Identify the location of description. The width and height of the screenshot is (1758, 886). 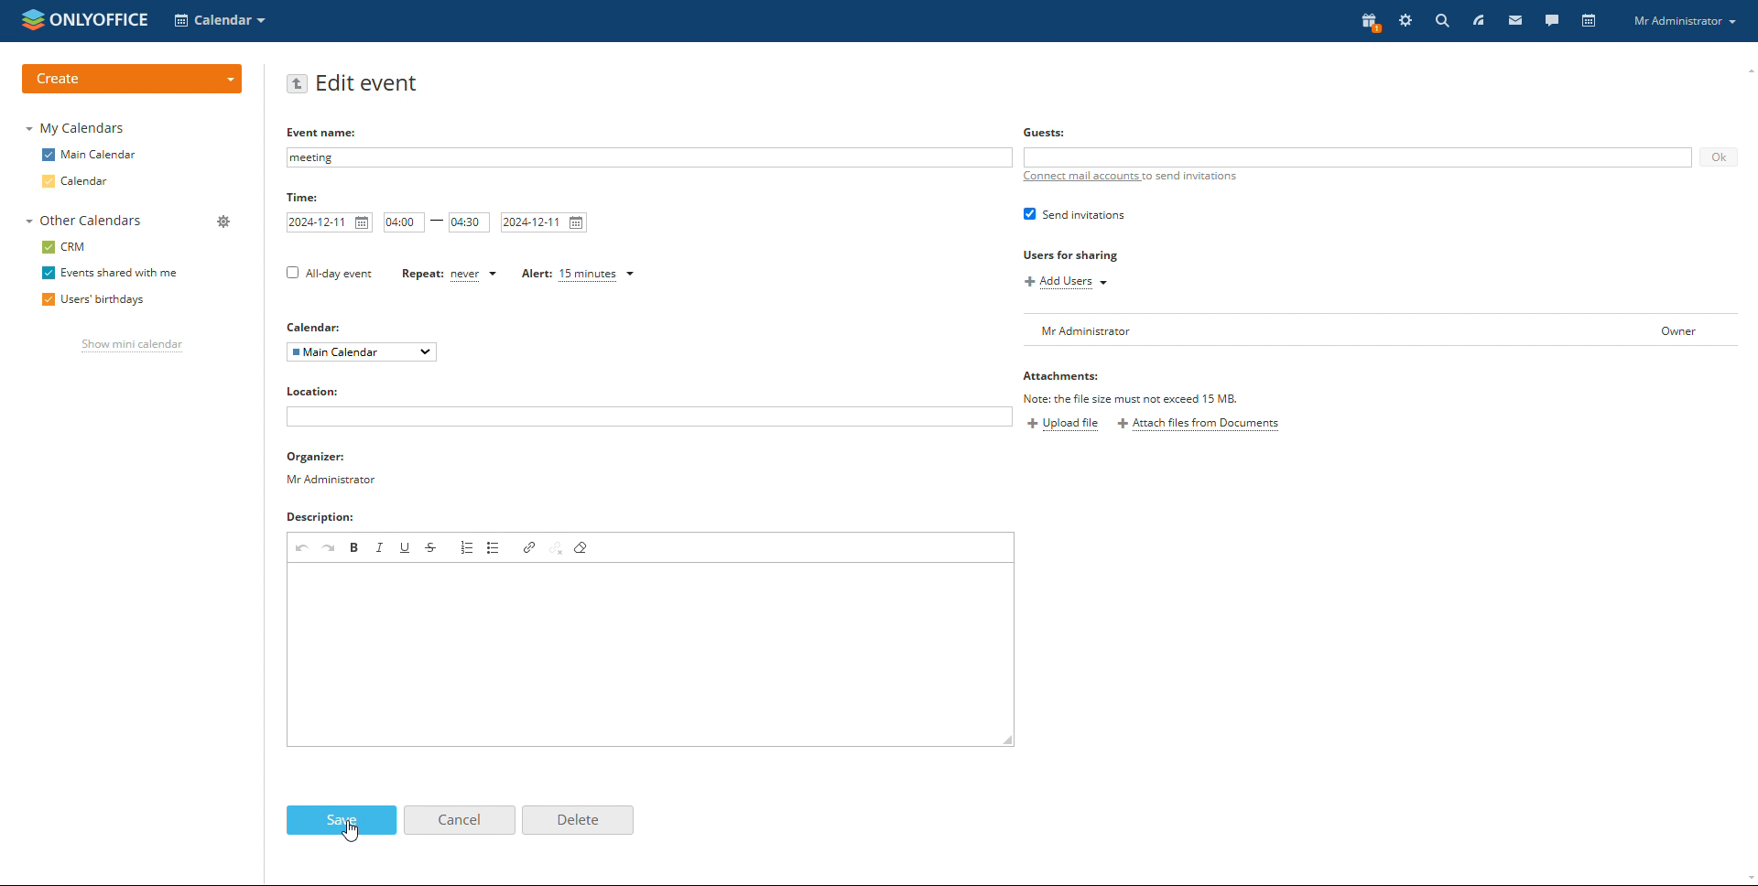
(326, 519).